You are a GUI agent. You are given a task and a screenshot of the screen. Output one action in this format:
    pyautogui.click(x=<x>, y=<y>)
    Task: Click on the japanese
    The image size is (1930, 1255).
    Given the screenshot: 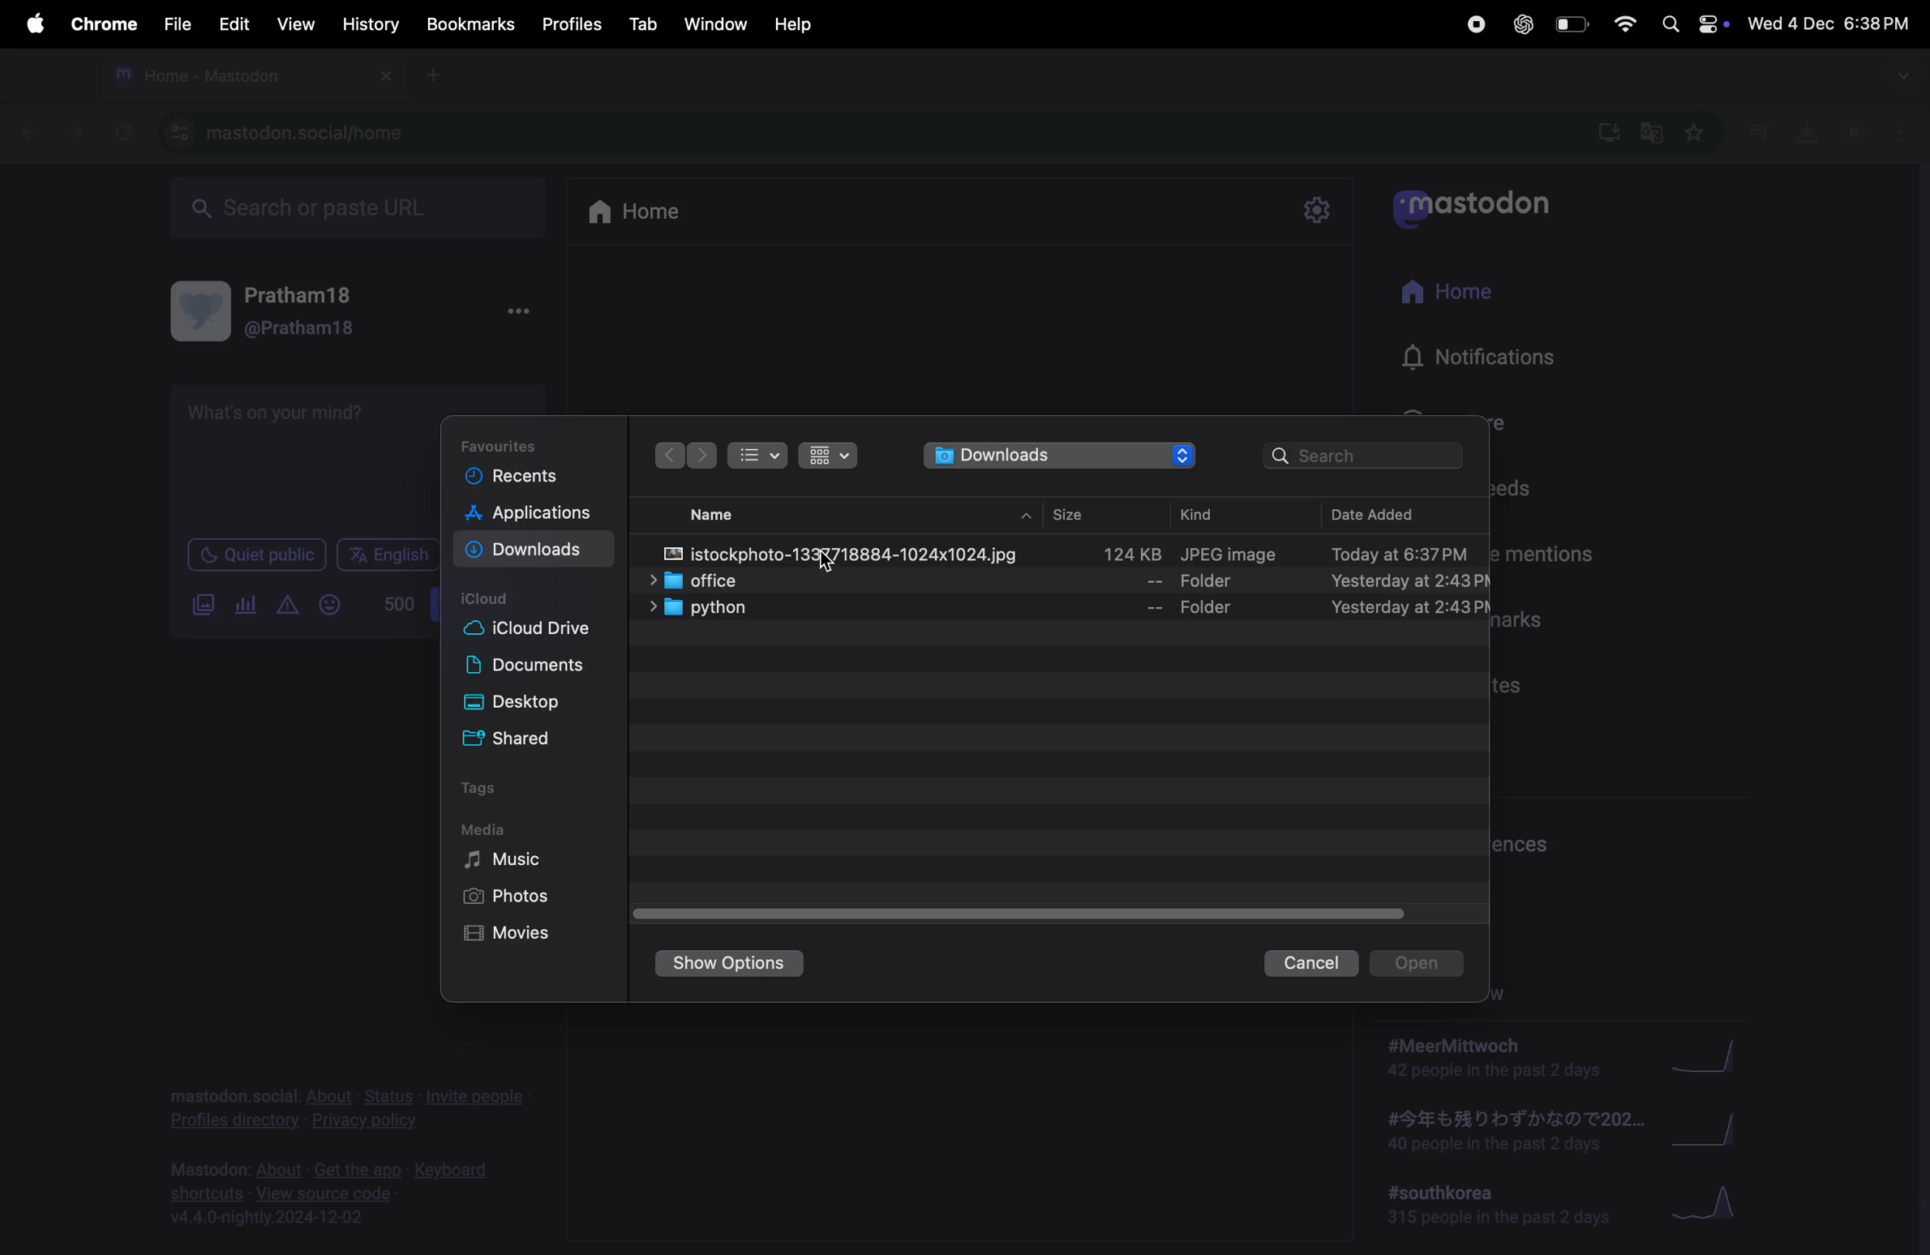 What is the action you would take?
    pyautogui.click(x=1507, y=1133)
    